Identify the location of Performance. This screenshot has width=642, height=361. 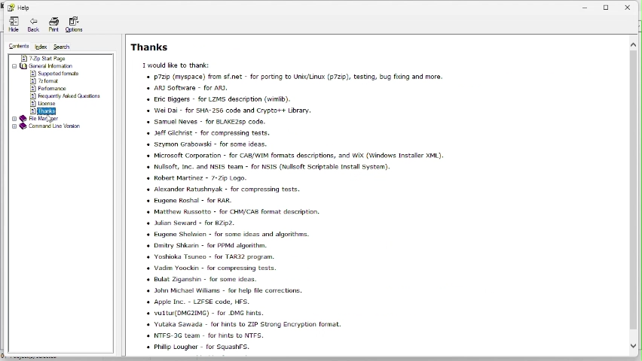
(49, 89).